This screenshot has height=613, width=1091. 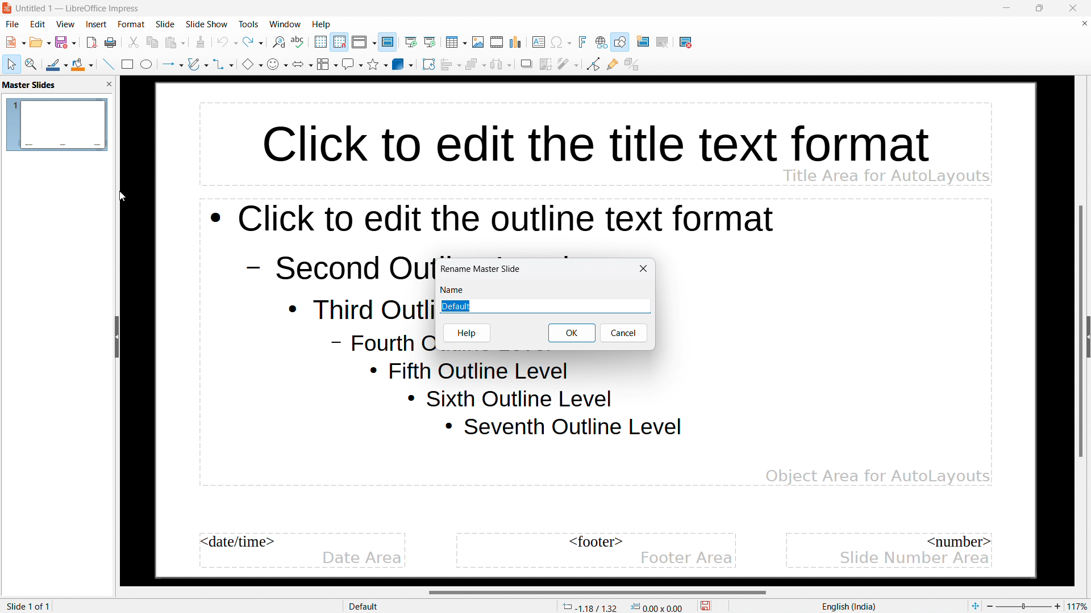 What do you see at coordinates (561, 42) in the screenshot?
I see `insert special character` at bounding box center [561, 42].